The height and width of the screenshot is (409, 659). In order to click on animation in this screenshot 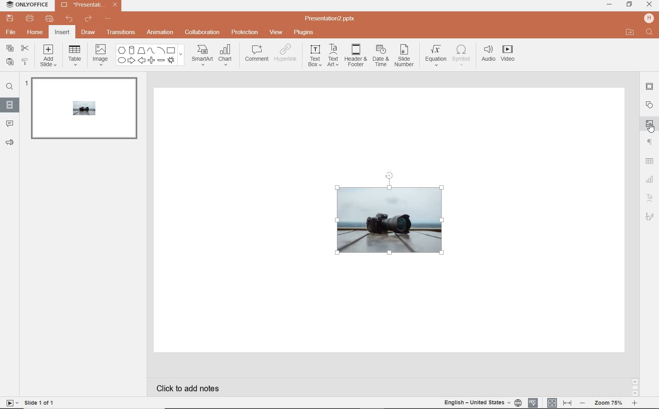, I will do `click(160, 33)`.